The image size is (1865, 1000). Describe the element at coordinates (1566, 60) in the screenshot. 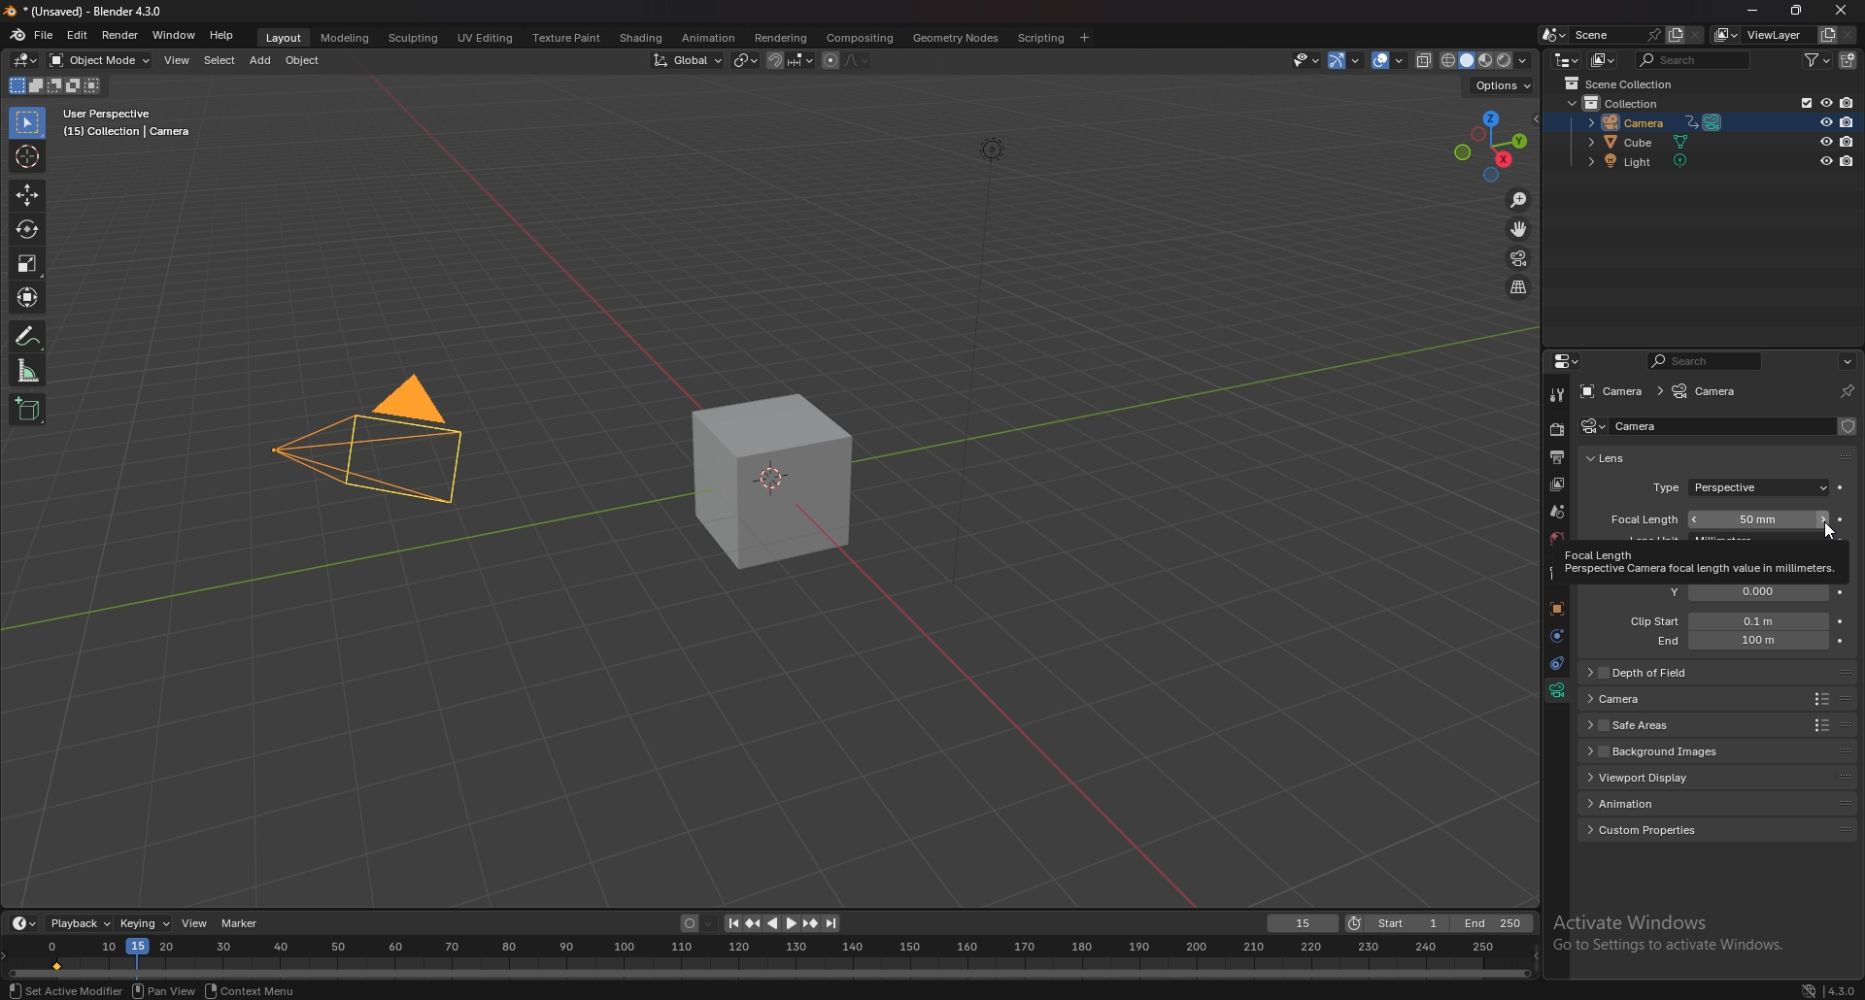

I see `editor type` at that location.